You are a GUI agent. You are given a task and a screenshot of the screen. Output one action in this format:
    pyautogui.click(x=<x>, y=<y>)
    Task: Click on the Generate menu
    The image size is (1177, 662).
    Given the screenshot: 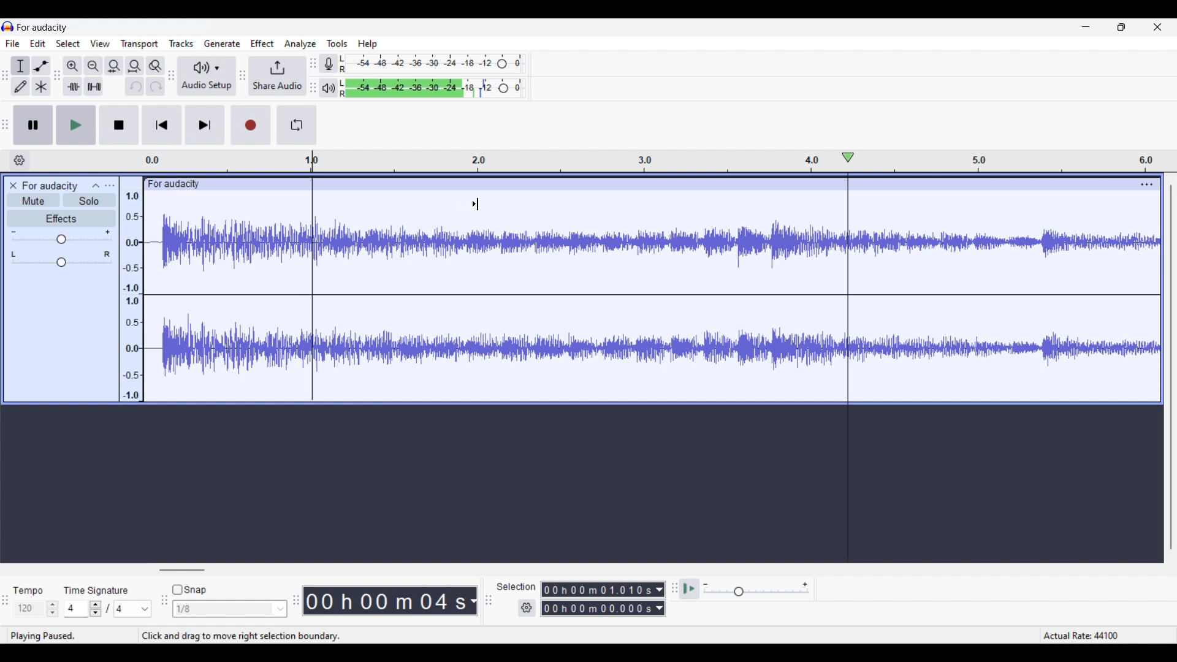 What is the action you would take?
    pyautogui.click(x=222, y=44)
    